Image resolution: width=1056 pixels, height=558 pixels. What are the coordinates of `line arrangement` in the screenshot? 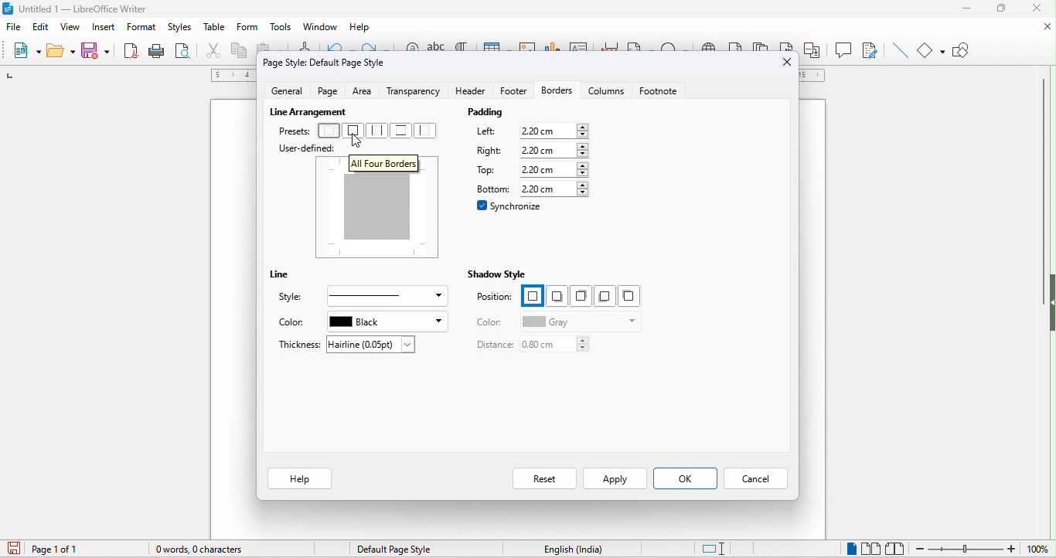 It's located at (307, 111).